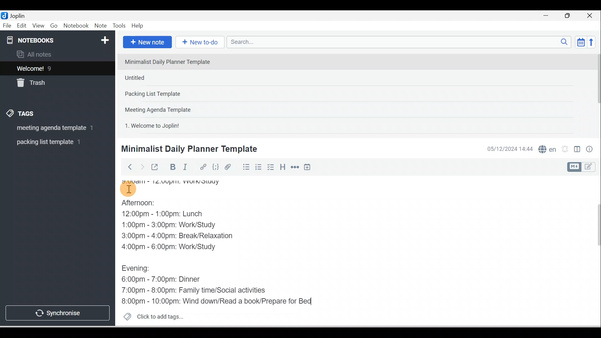  I want to click on 12:00pm - 1:00pm: Lunch, so click(171, 214).